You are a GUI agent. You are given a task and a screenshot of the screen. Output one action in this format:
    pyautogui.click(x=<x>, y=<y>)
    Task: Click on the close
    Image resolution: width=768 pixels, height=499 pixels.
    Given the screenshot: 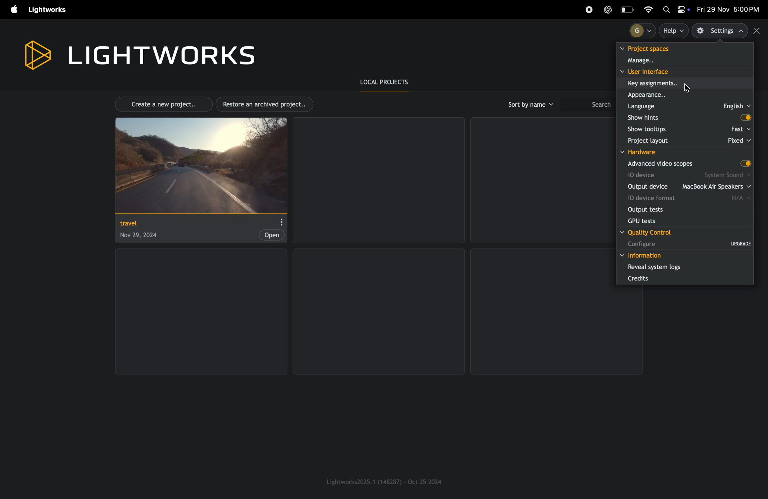 What is the action you would take?
    pyautogui.click(x=758, y=31)
    